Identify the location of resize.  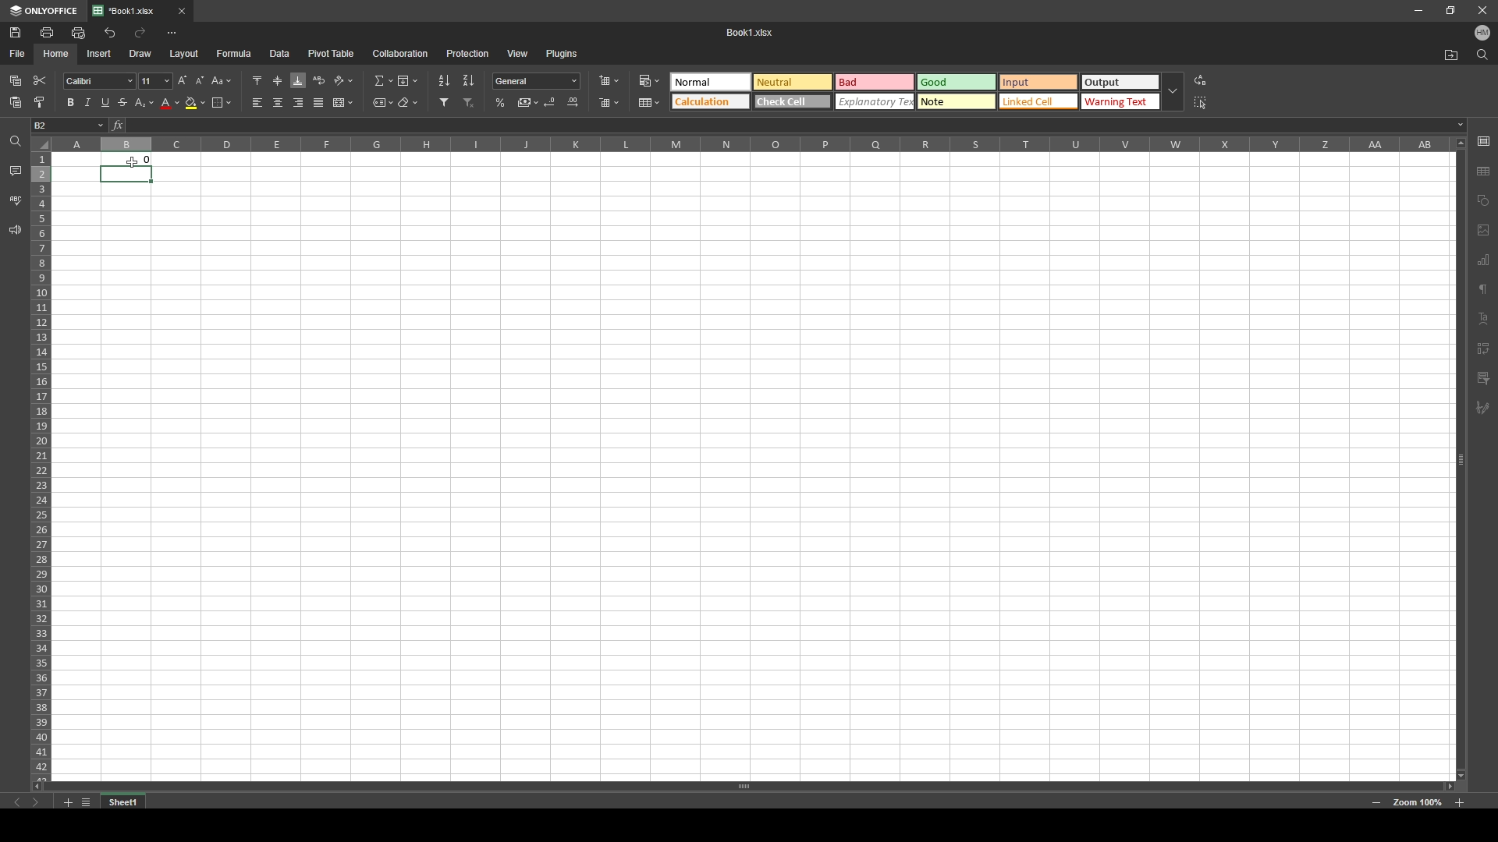
(1449, 11).